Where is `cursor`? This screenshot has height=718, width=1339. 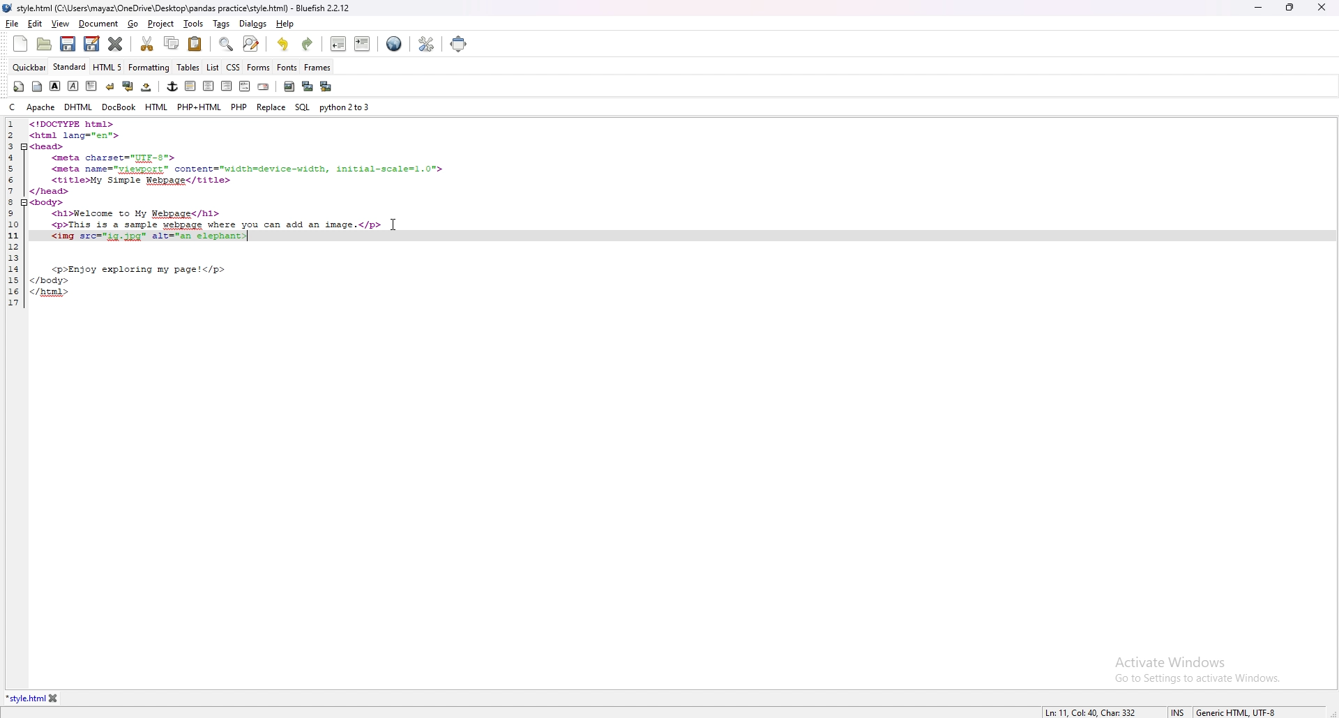
cursor is located at coordinates (398, 226).